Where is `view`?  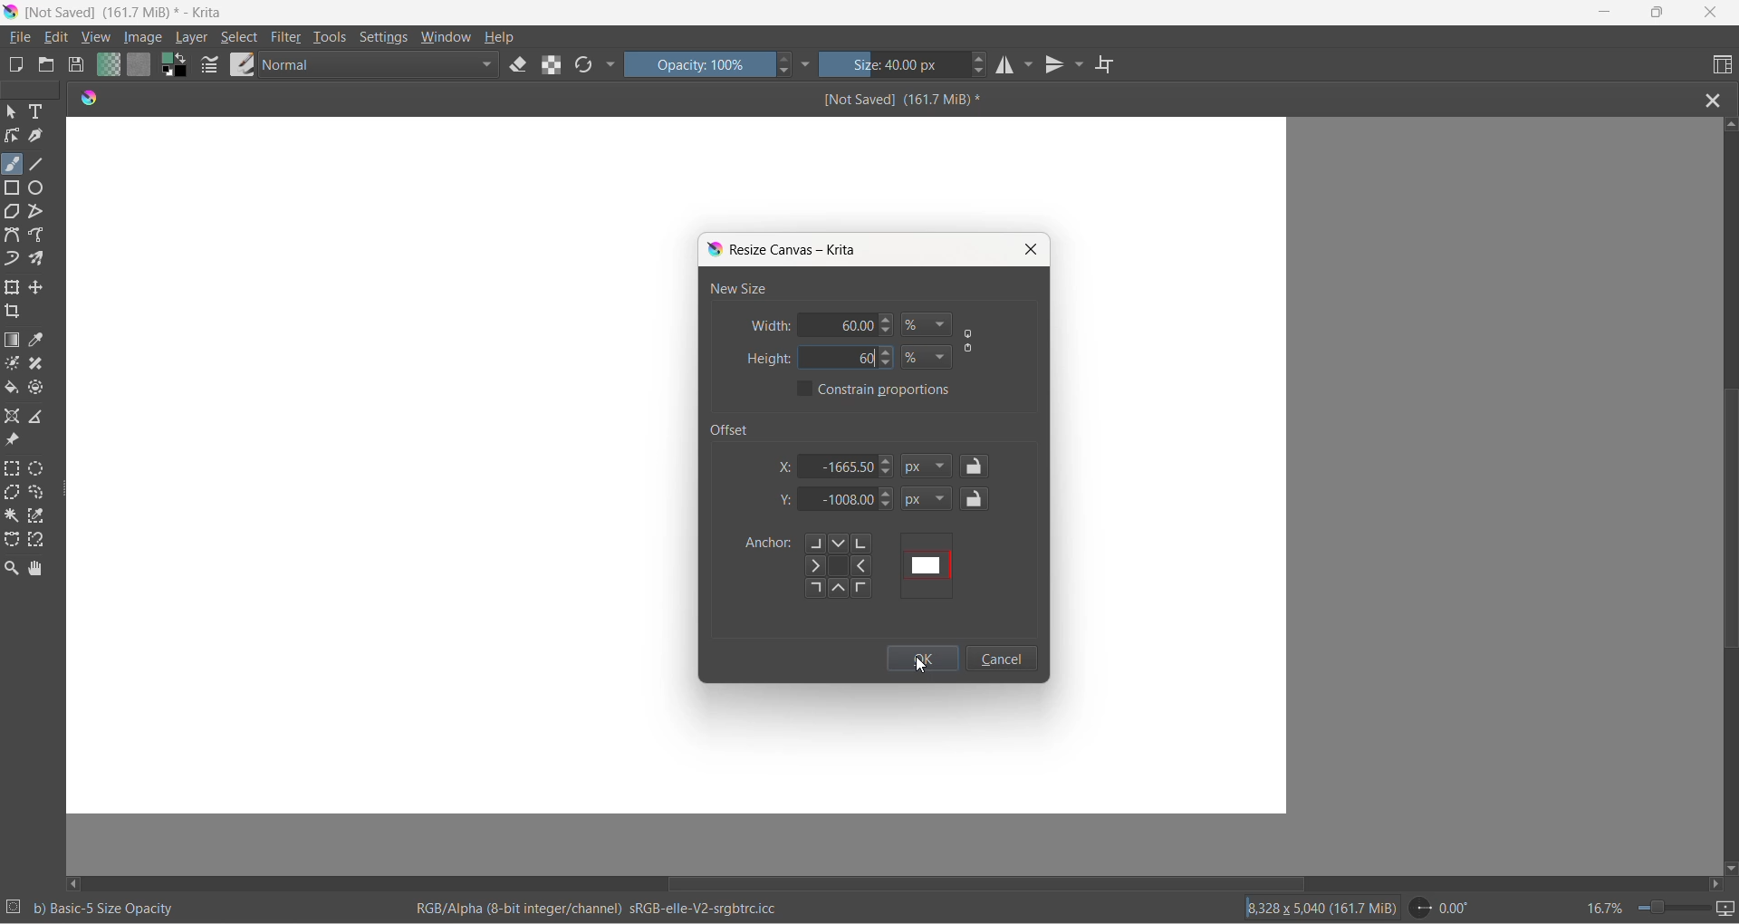 view is located at coordinates (97, 39).